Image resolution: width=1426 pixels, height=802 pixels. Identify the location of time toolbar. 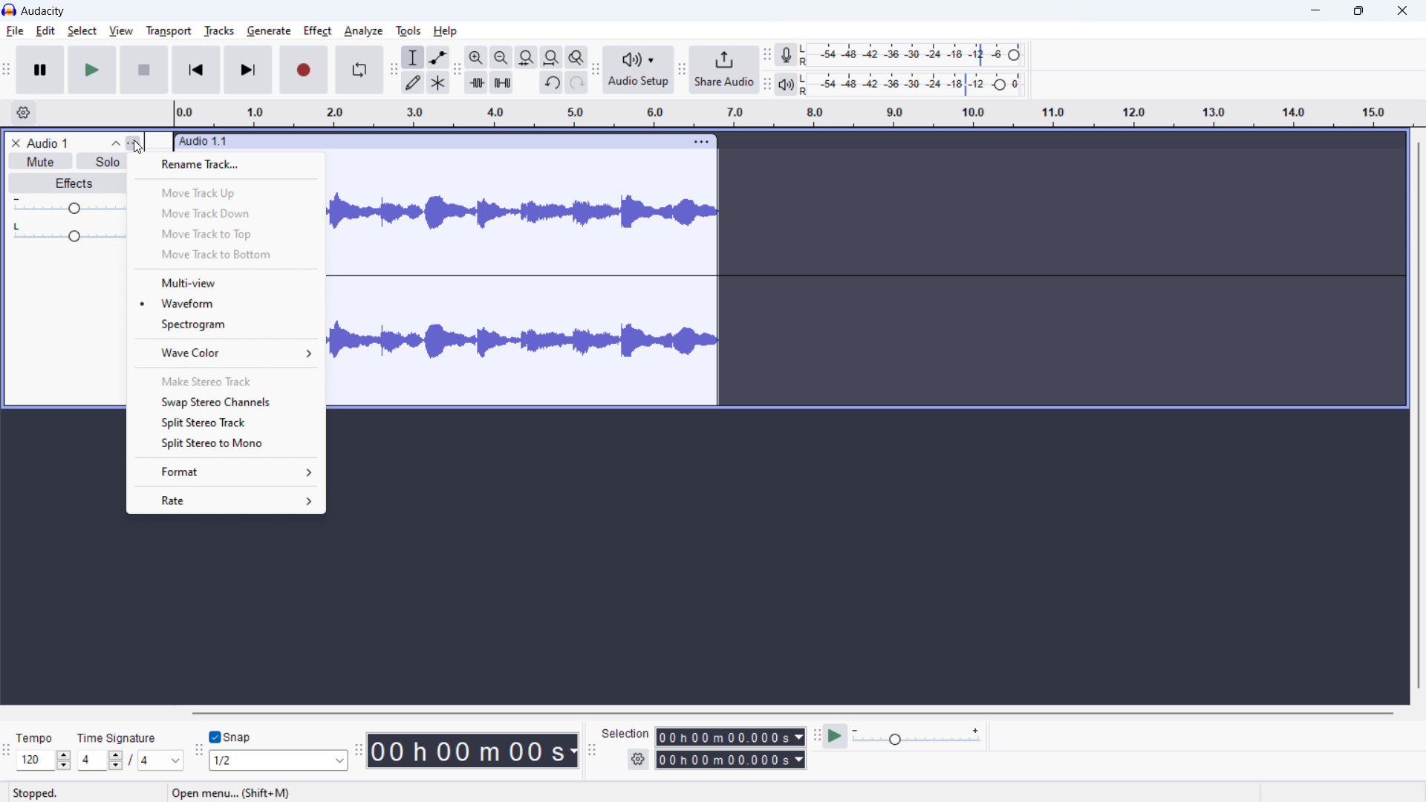
(359, 751).